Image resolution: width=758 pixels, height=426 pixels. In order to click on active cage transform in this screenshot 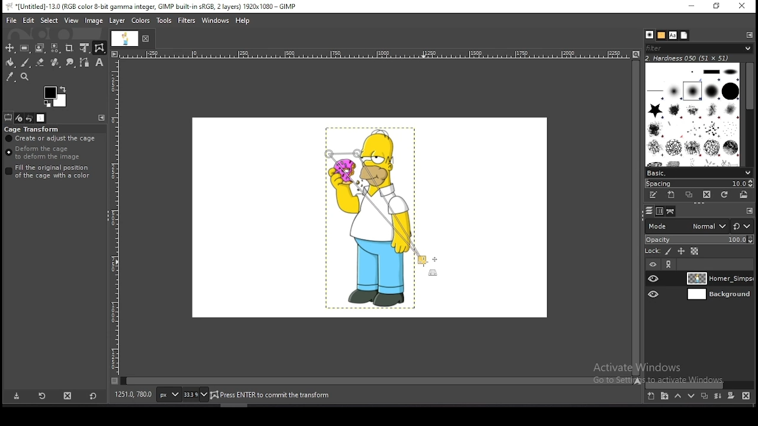, I will do `click(384, 214)`.